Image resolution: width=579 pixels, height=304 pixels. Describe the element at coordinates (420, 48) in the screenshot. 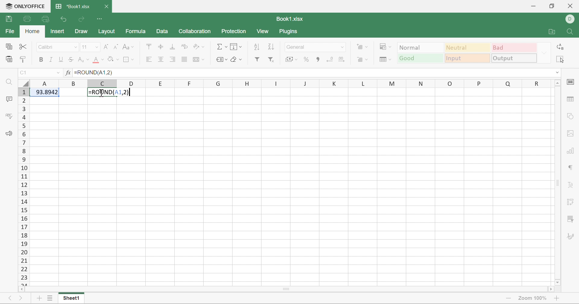

I see `Normal` at that location.